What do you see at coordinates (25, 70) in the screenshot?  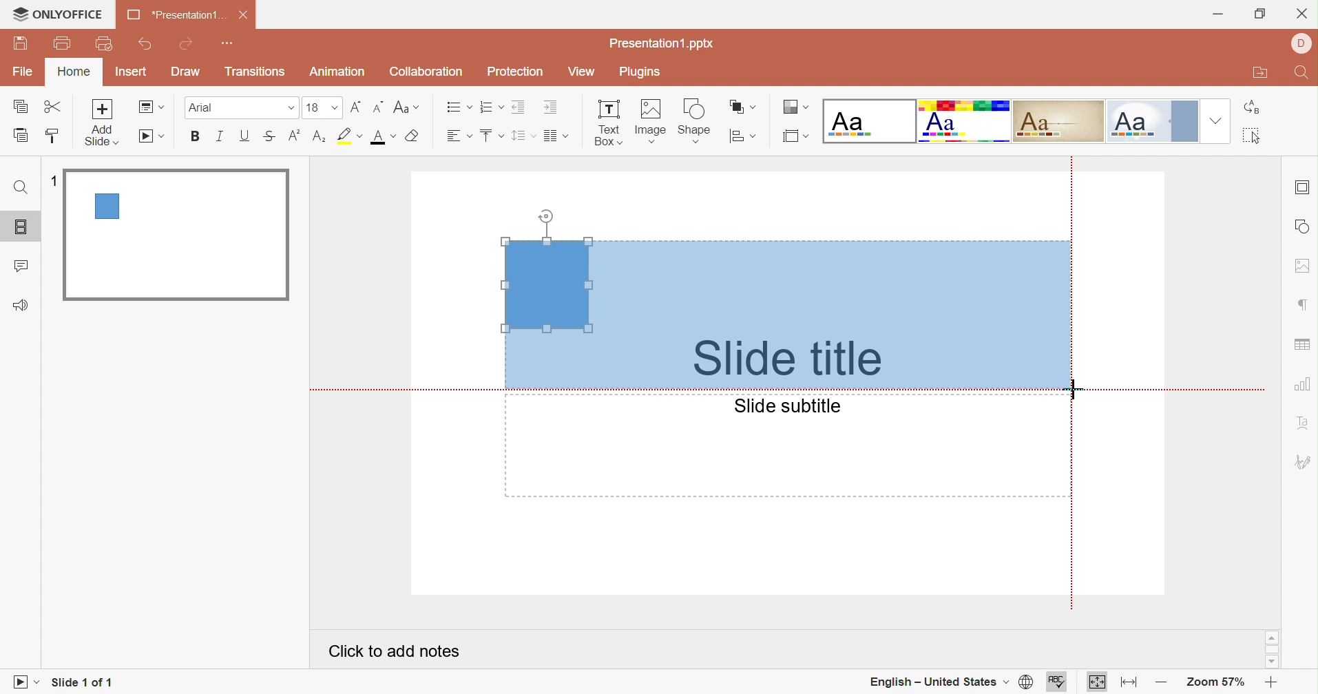 I see `File` at bounding box center [25, 70].